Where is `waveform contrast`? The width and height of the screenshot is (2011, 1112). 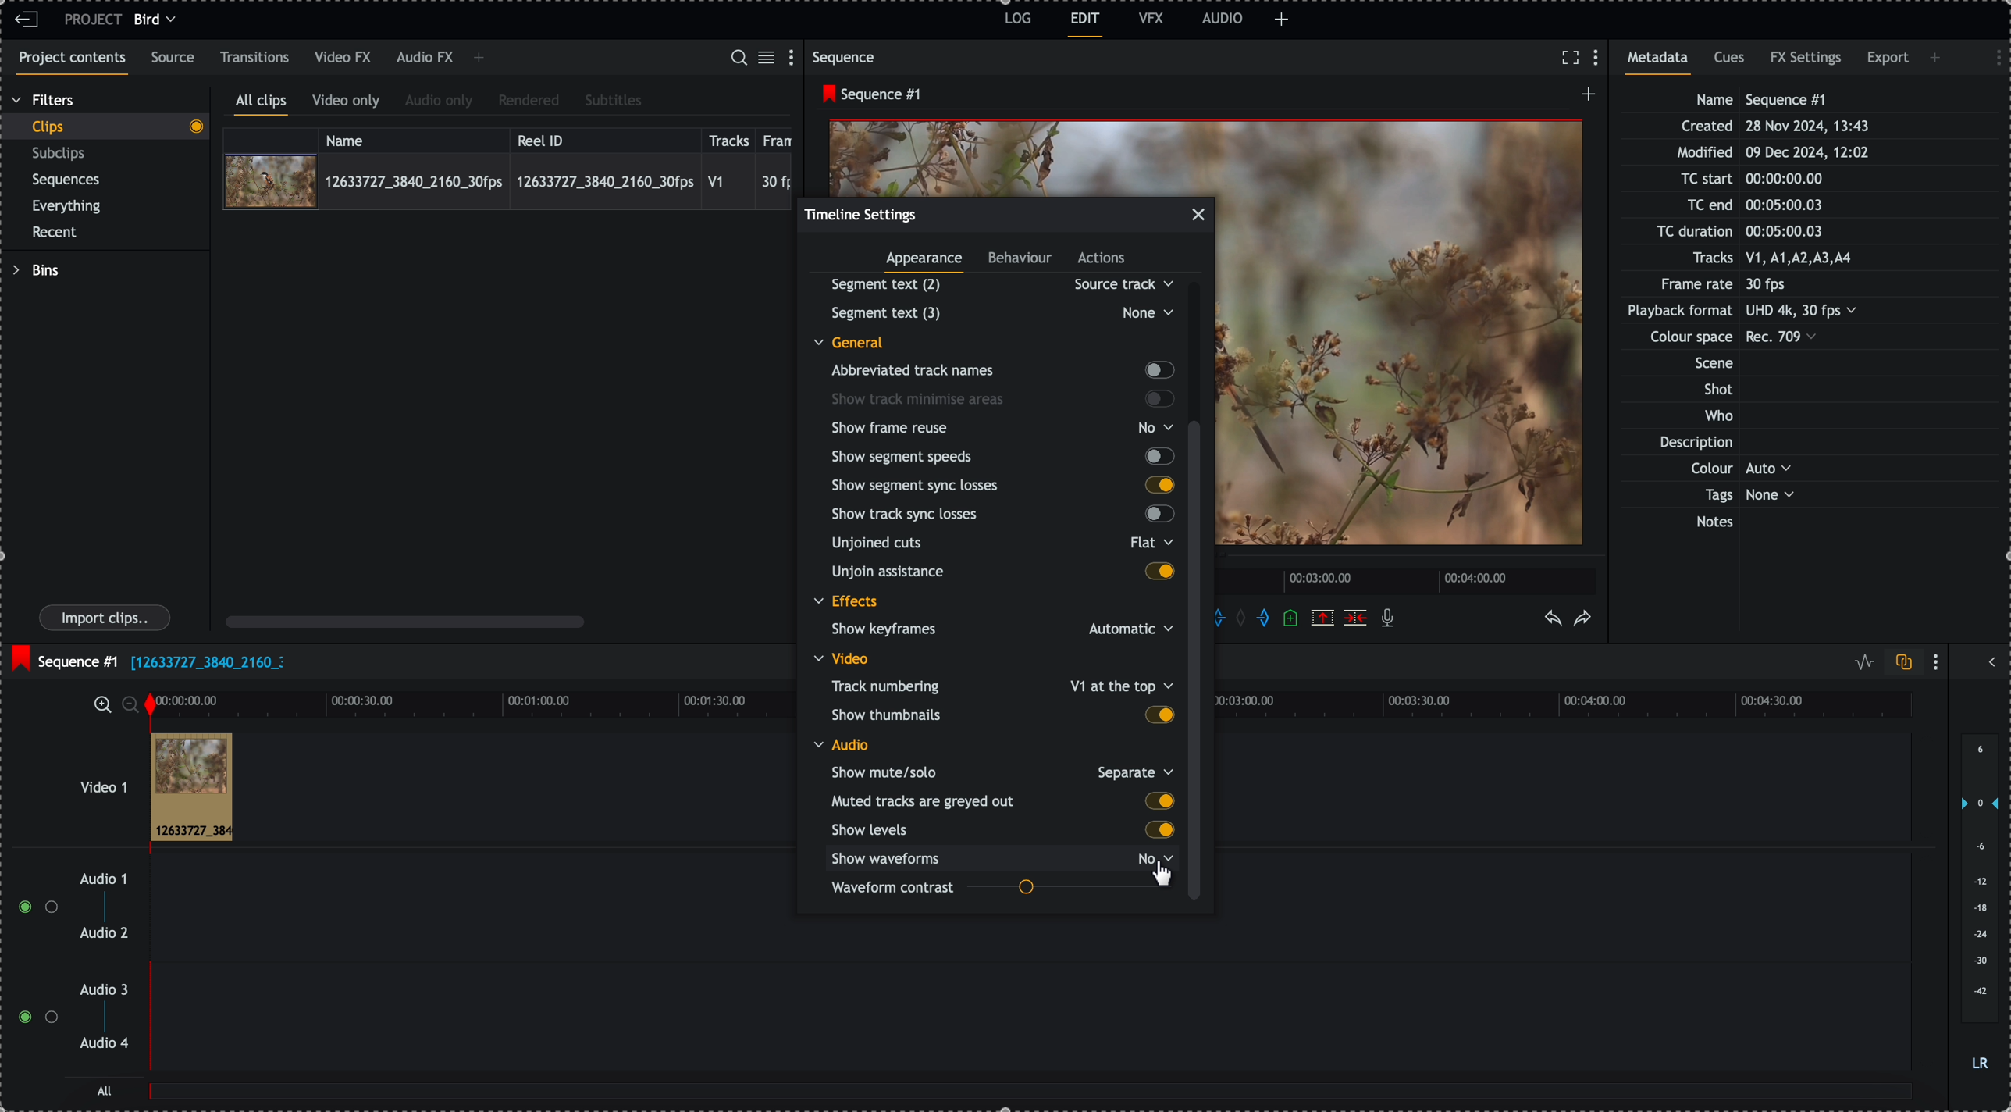
waveform contrast is located at coordinates (1002, 889).